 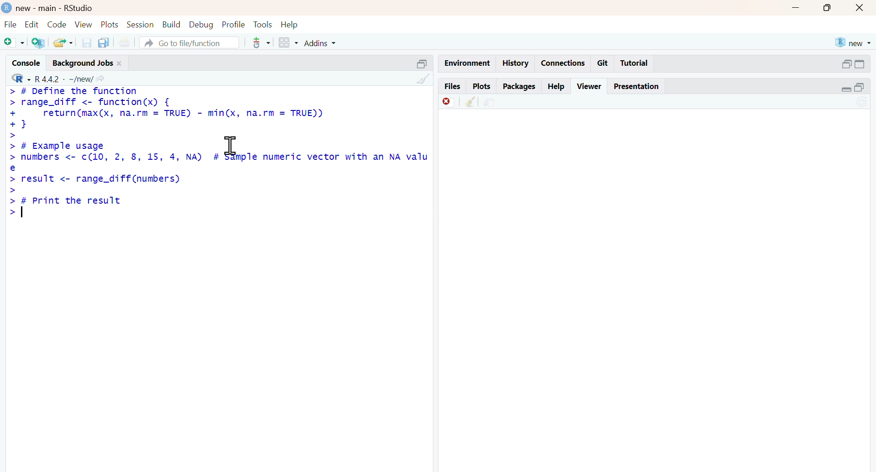 I want to click on R, so click(x=21, y=78).